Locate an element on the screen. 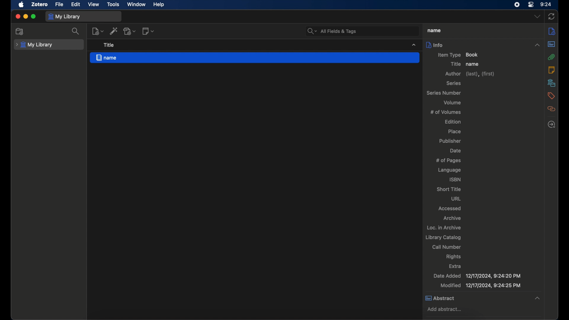  dropdown is located at coordinates (413, 44).